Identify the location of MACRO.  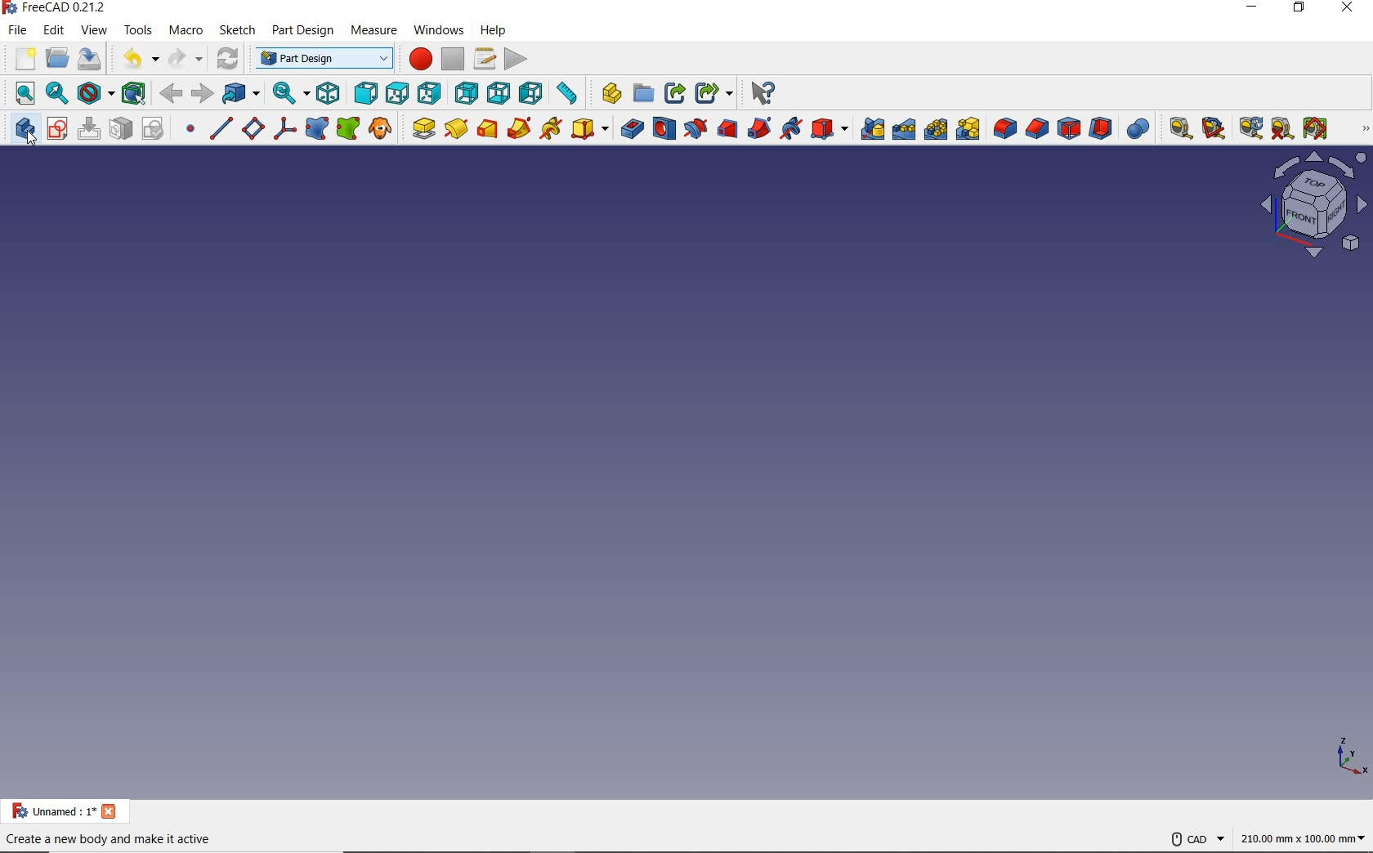
(186, 30).